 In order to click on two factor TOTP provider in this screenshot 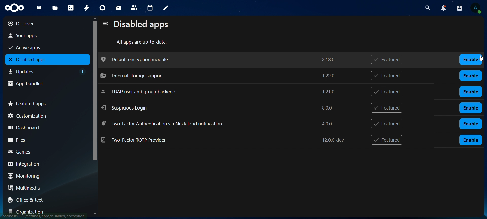, I will do `click(224, 139)`.